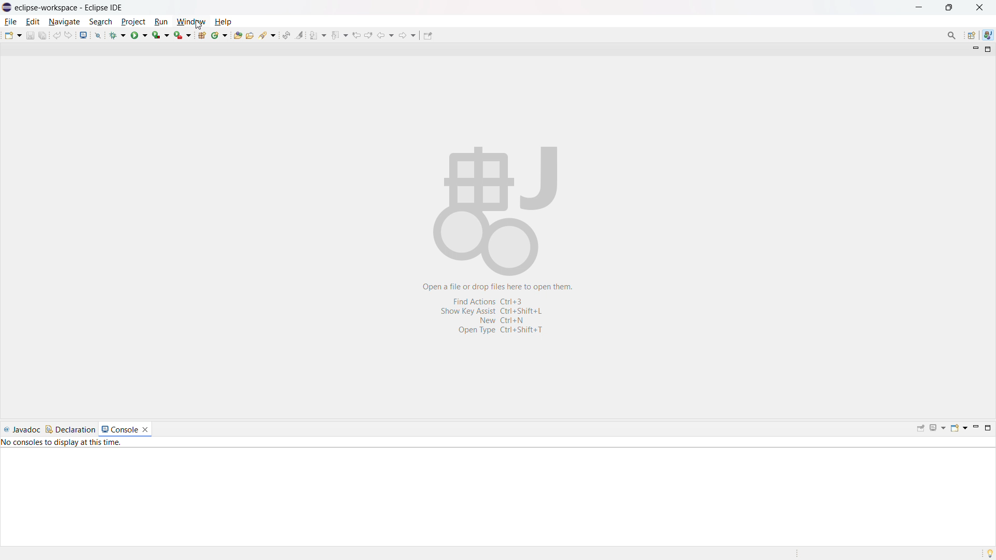 This screenshot has width=996, height=560. I want to click on open task, so click(250, 34).